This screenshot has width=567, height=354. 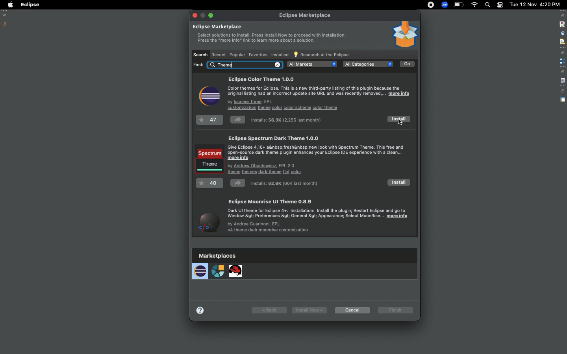 What do you see at coordinates (257, 184) in the screenshot?
I see `Installs` at bounding box center [257, 184].